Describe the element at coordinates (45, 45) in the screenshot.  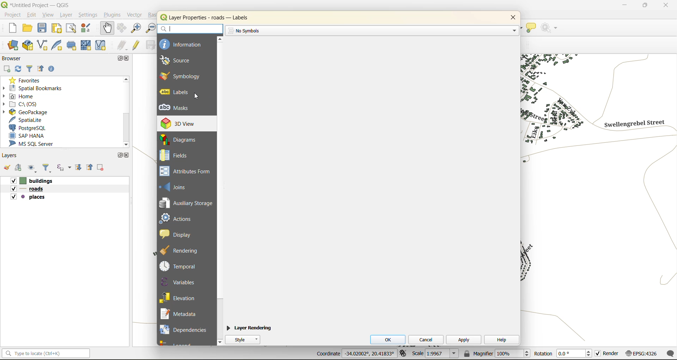
I see `new shapefile layer` at that location.